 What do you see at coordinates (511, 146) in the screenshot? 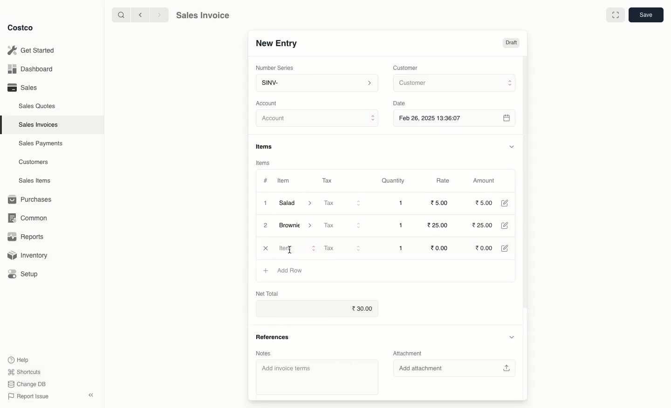
I see `Hide` at bounding box center [511, 146].